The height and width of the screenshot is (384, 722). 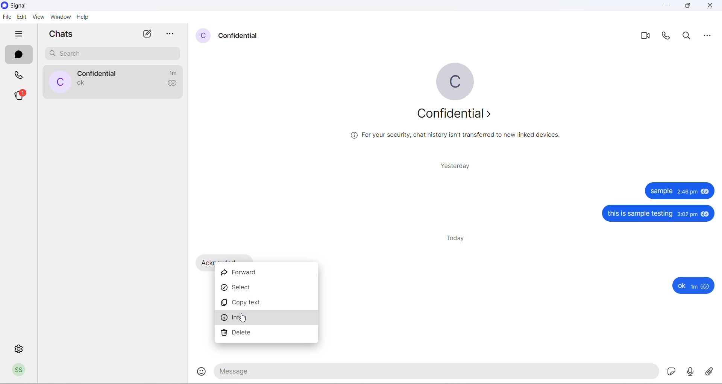 I want to click on yesterday heading, so click(x=454, y=165).